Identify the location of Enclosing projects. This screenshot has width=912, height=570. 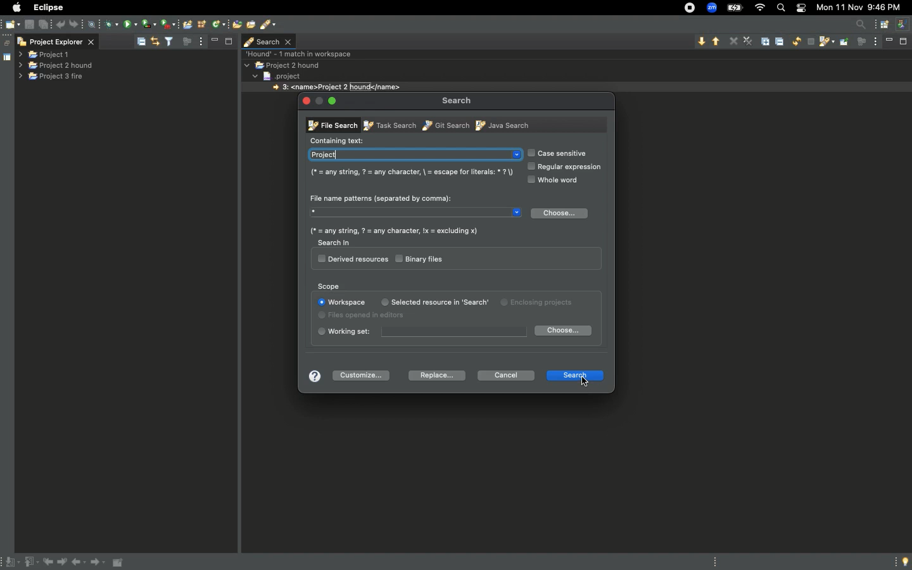
(506, 304).